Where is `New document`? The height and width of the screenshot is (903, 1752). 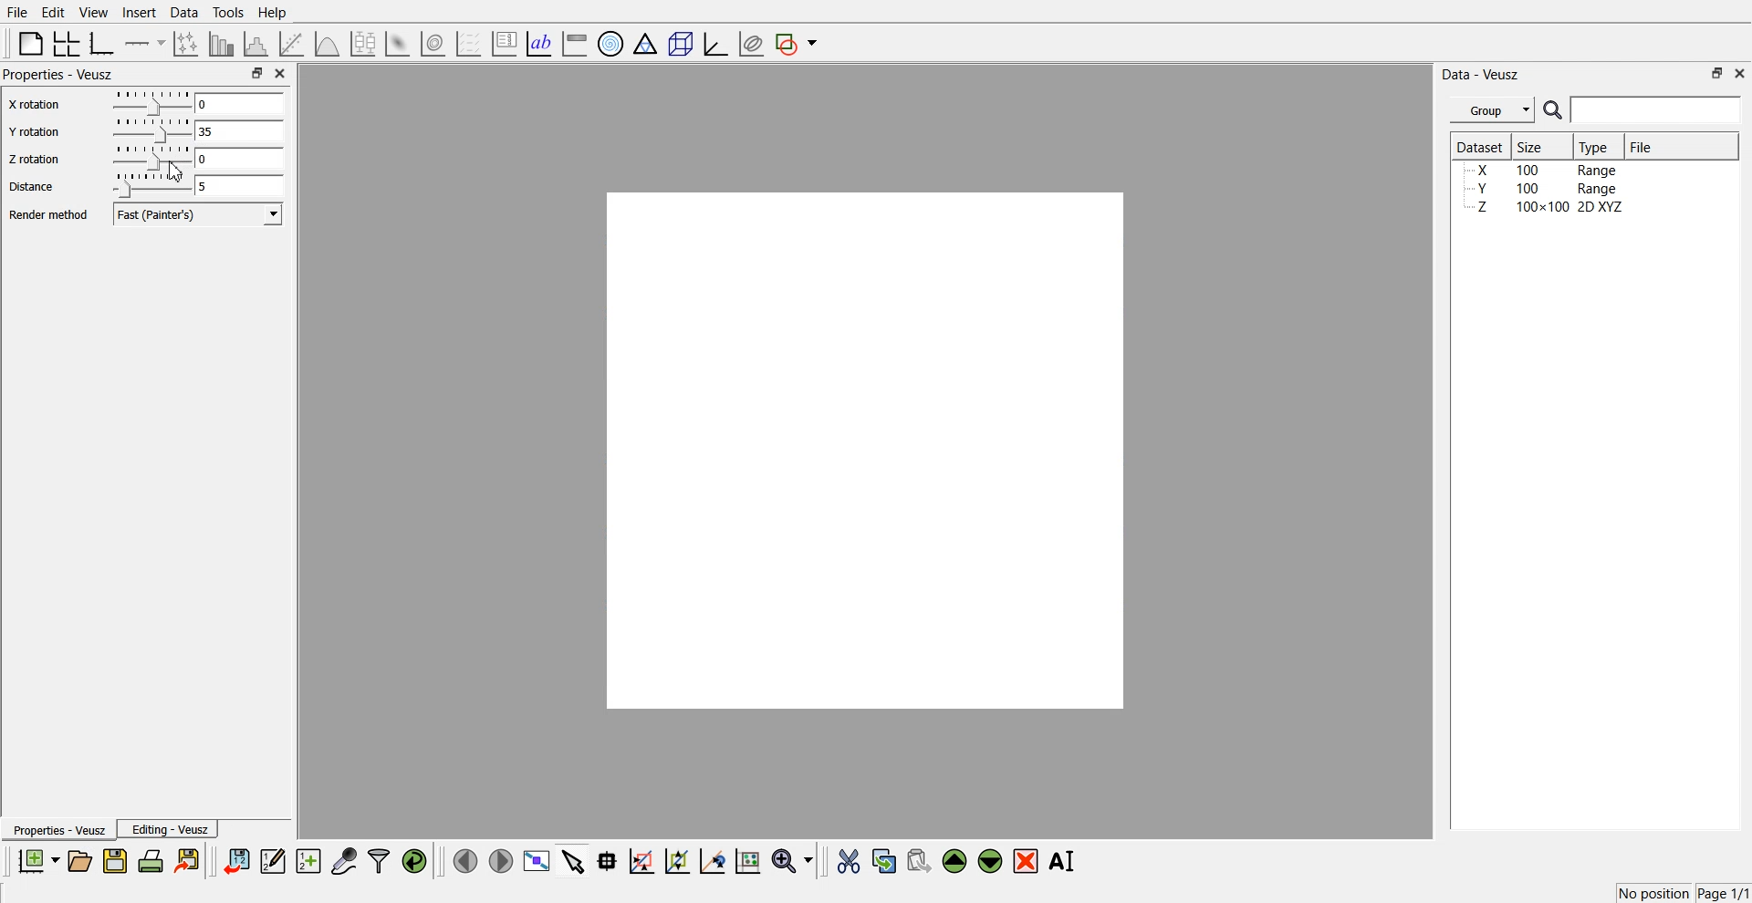
New document is located at coordinates (37, 860).